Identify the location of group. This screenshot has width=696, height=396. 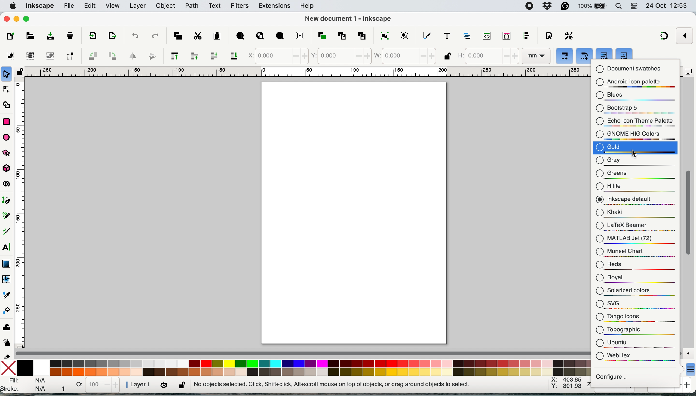
(384, 35).